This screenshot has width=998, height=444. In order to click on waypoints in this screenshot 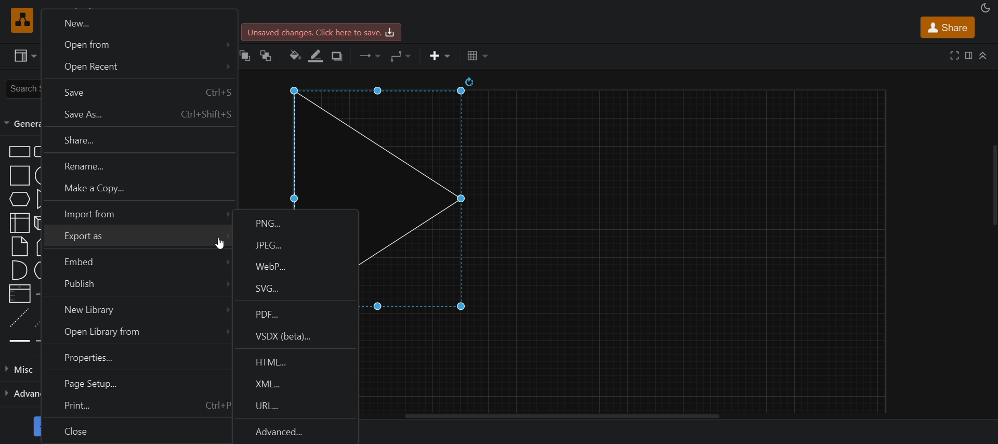, I will do `click(400, 56)`.